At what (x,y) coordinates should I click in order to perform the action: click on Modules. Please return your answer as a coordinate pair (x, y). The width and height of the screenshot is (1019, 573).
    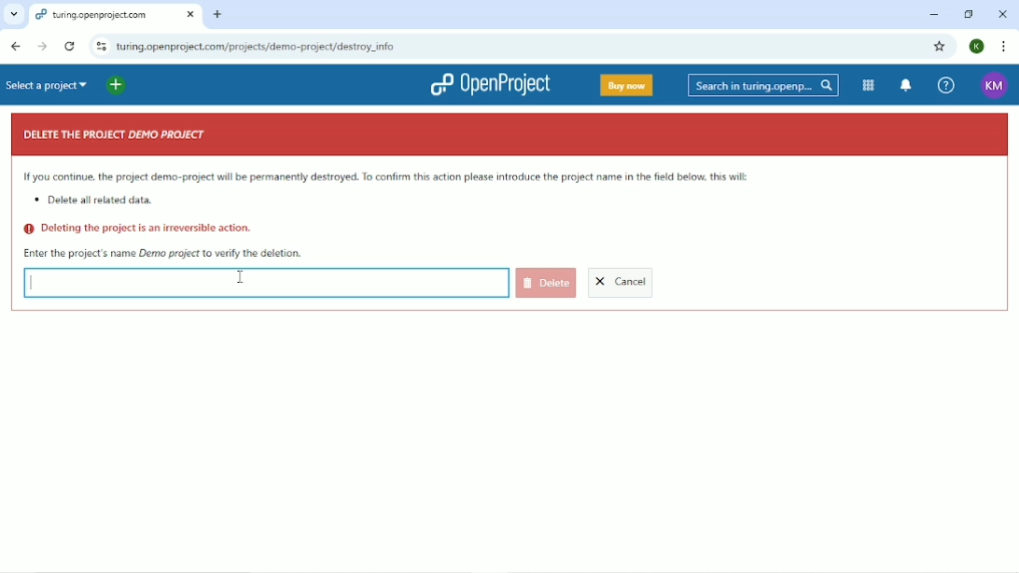
    Looking at the image, I should click on (869, 85).